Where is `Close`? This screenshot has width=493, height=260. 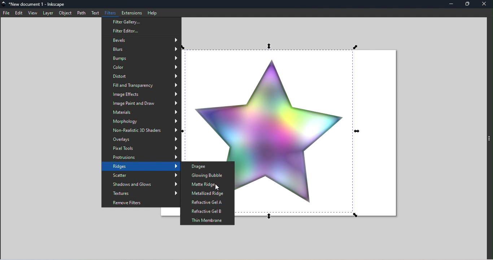 Close is located at coordinates (484, 4).